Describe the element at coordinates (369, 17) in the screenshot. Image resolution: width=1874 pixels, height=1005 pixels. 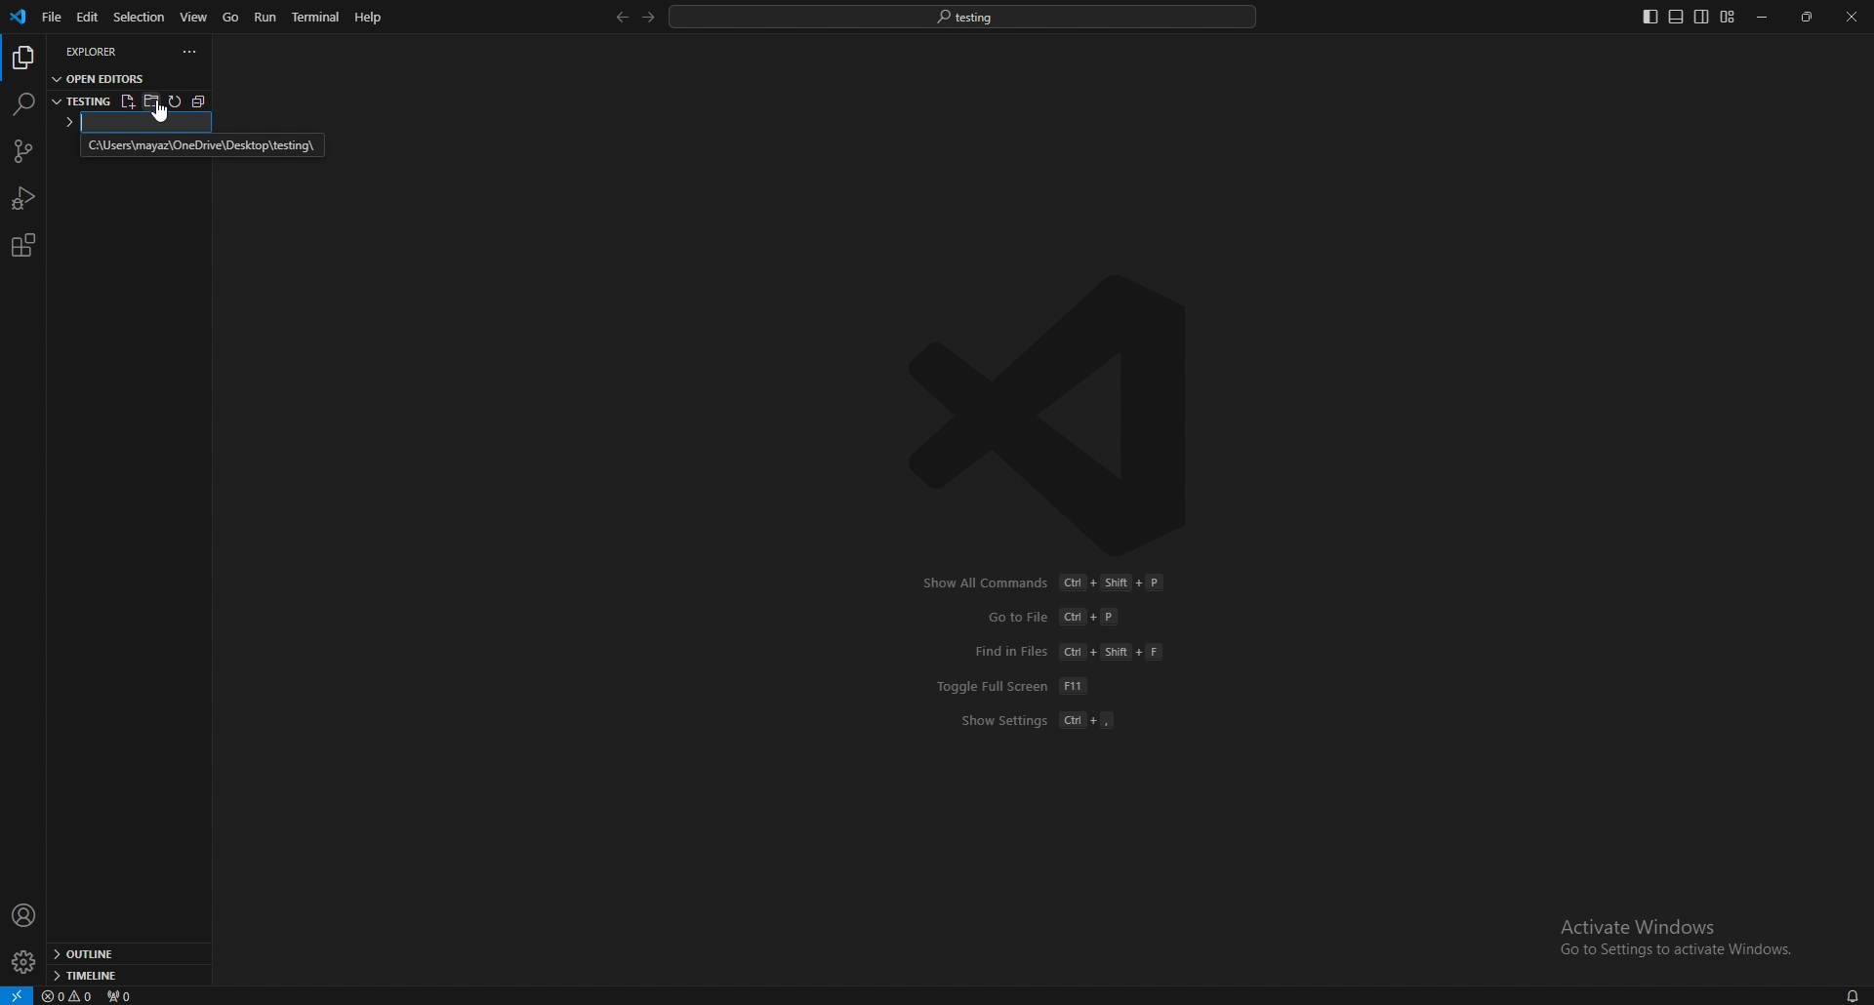
I see `help` at that location.